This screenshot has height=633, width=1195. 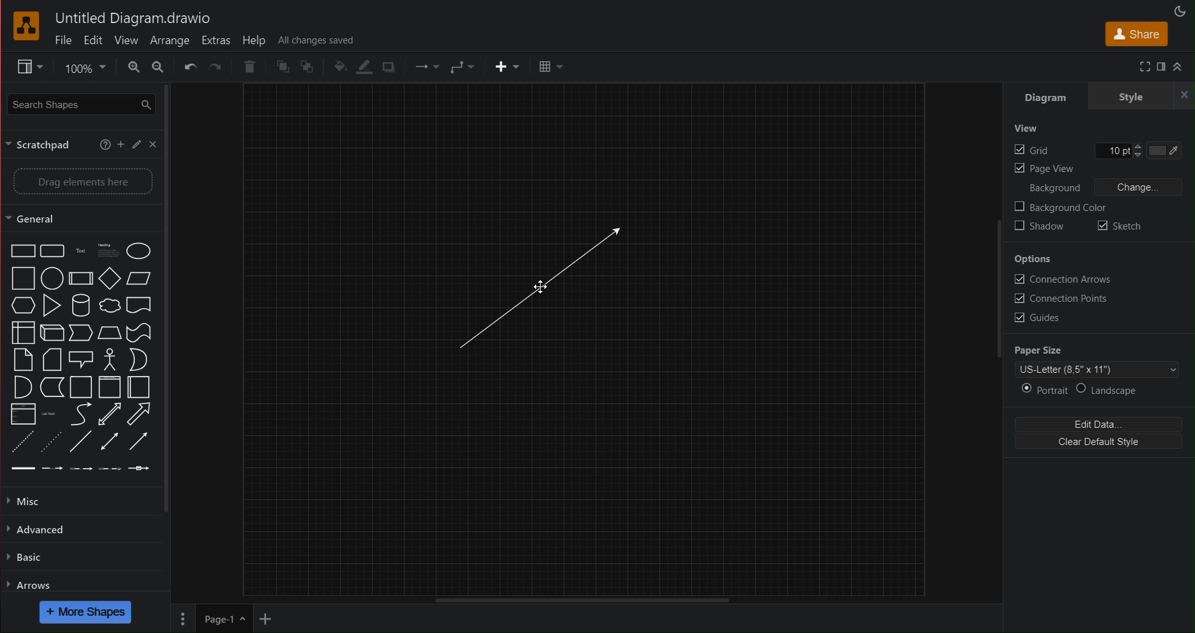 What do you see at coordinates (1061, 299) in the screenshot?
I see `Connection Points` at bounding box center [1061, 299].